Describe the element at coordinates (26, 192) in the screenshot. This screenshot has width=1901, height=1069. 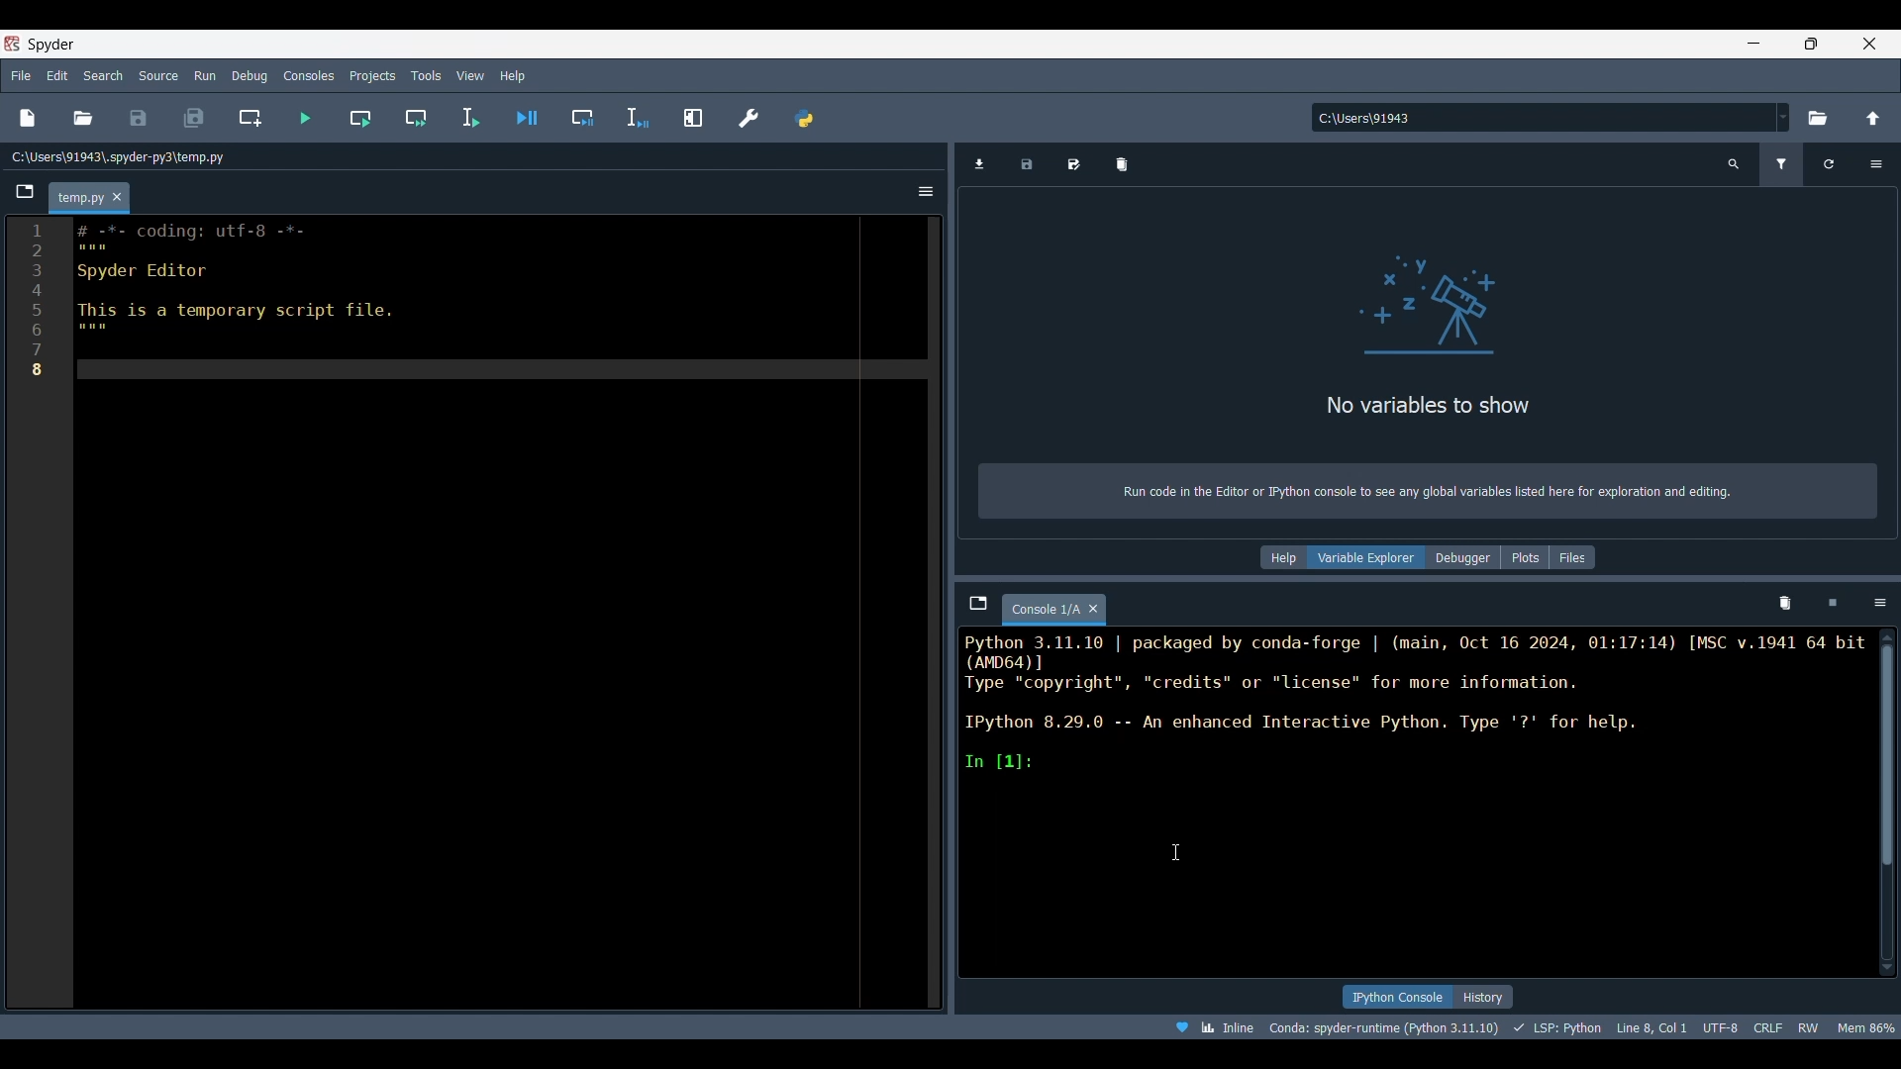
I see `Browse tabs` at that location.